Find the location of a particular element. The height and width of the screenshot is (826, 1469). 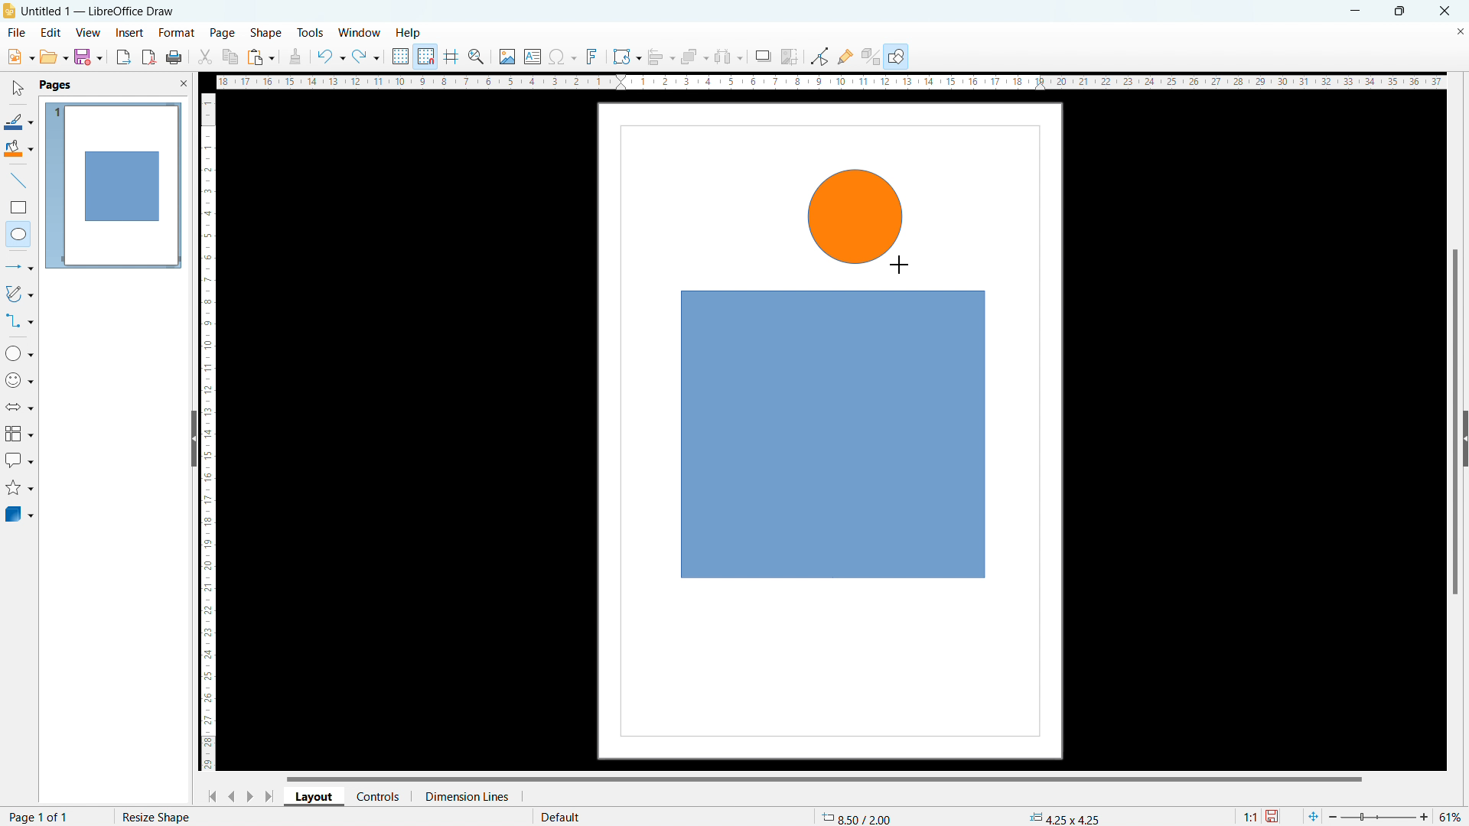

callout shapes is located at coordinates (20, 460).